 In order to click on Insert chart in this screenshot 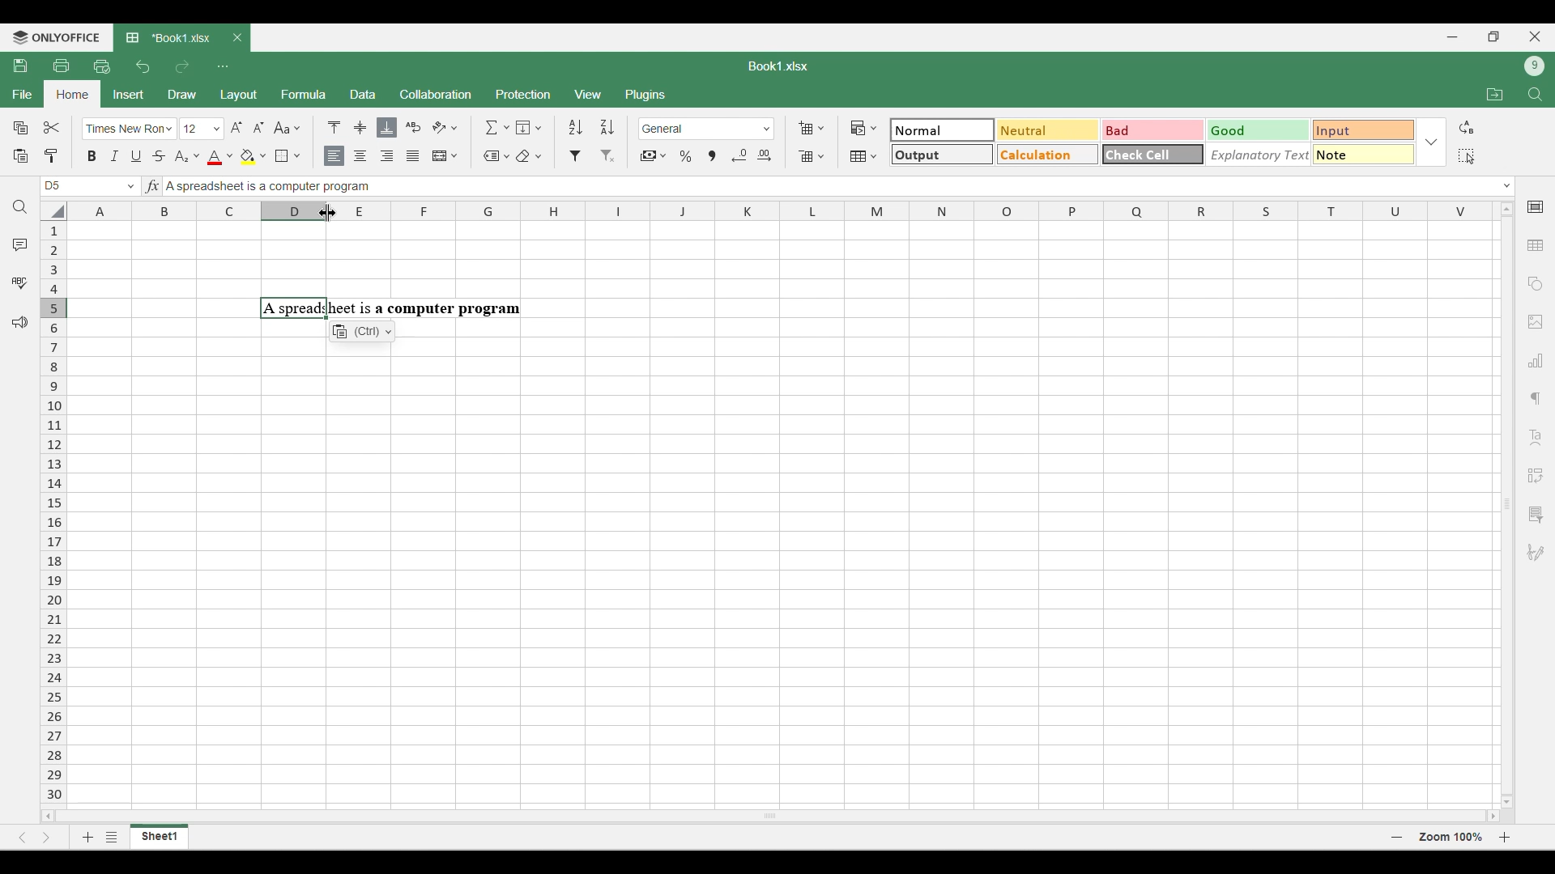, I will do `click(1536, 360)`.